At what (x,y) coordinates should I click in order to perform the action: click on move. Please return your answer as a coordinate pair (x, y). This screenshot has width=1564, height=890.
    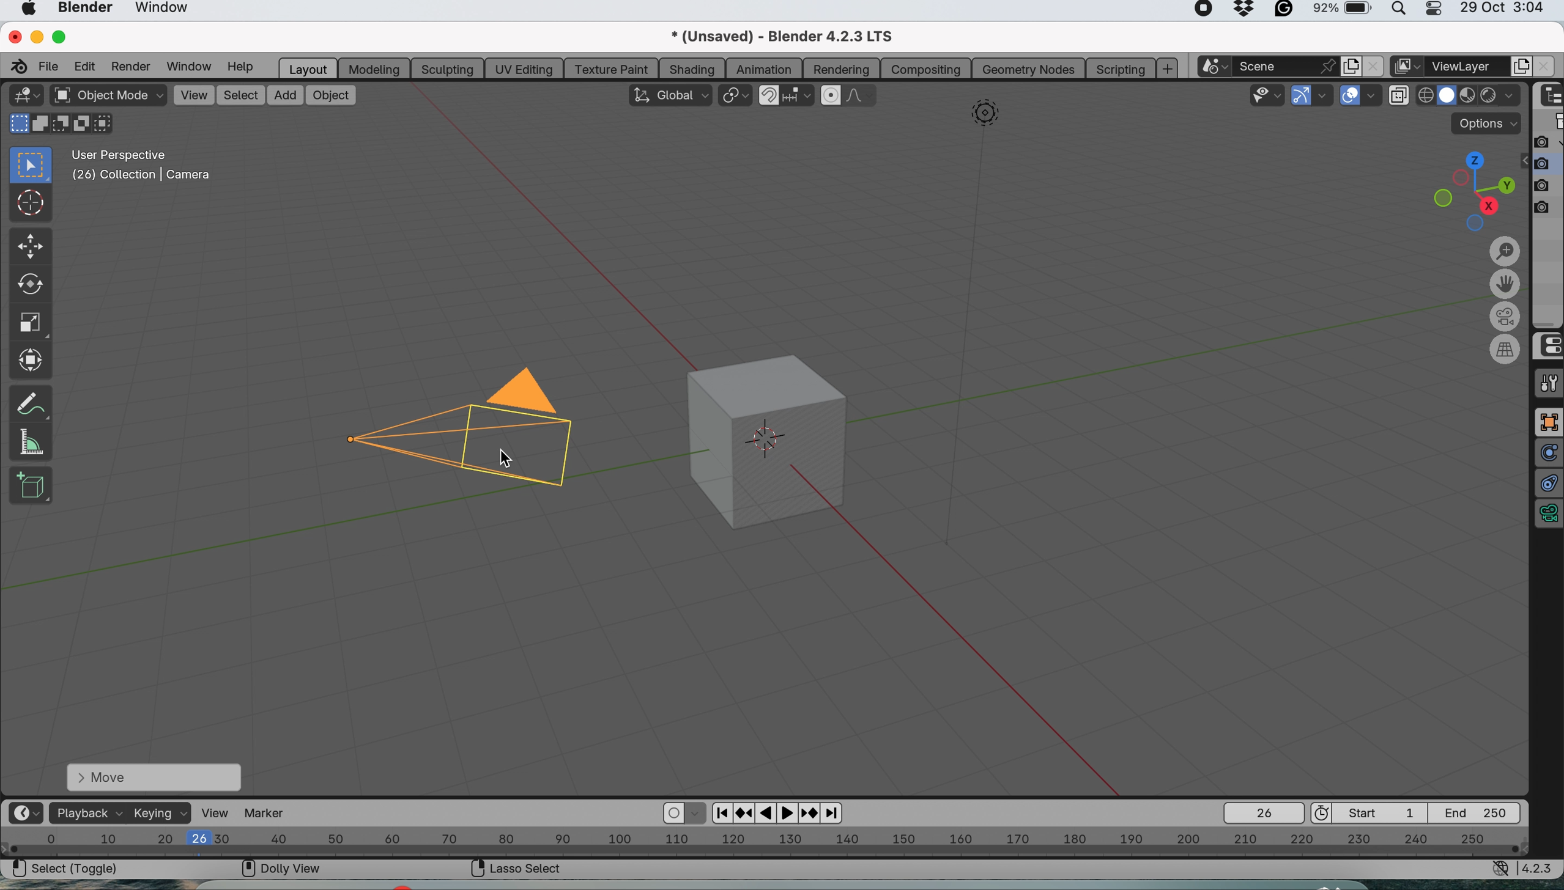
    Looking at the image, I should click on (29, 247).